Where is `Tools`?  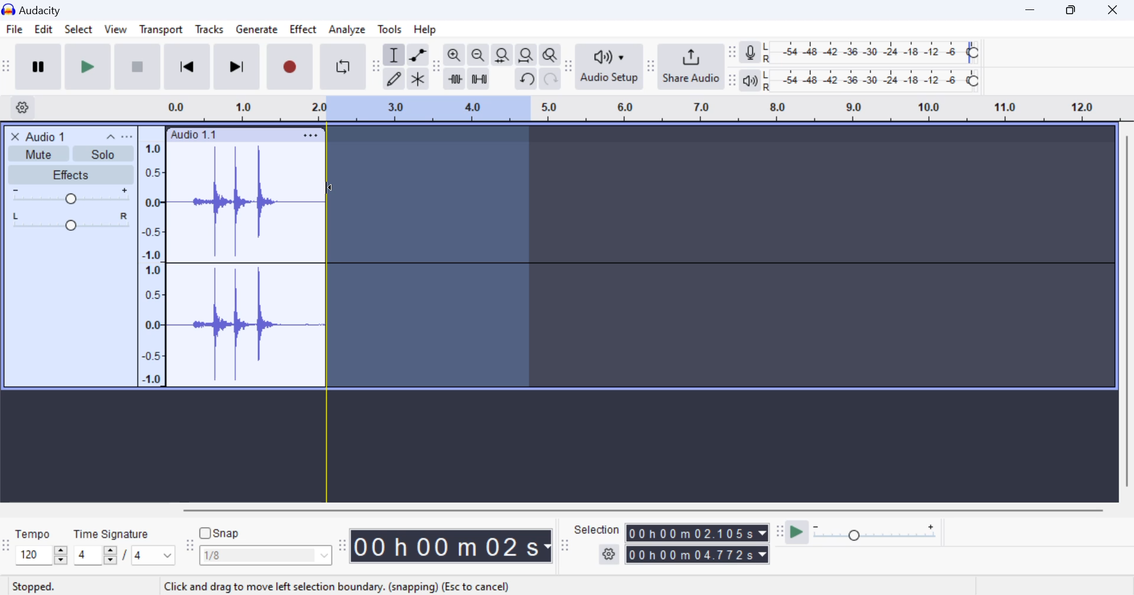
Tools is located at coordinates (390, 28).